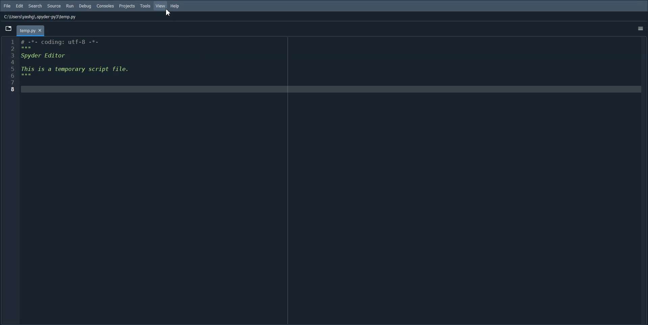  What do you see at coordinates (640, 28) in the screenshot?
I see `Options` at bounding box center [640, 28].